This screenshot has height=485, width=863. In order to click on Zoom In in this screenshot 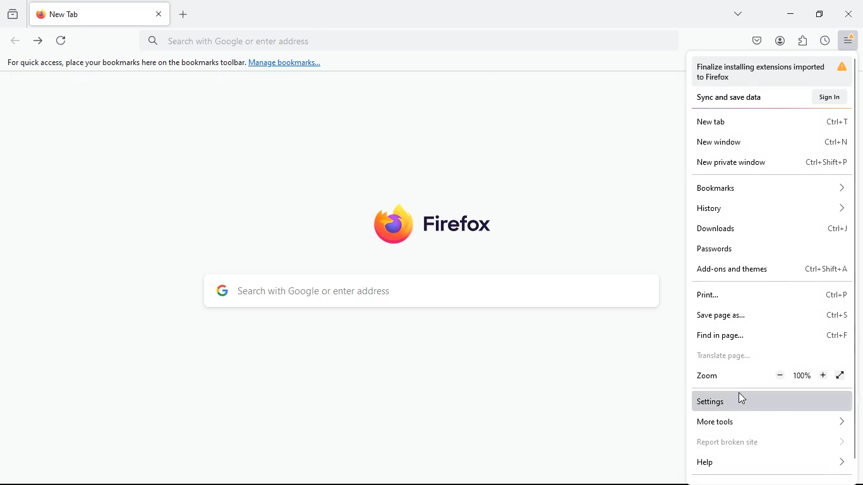, I will do `click(823, 376)`.